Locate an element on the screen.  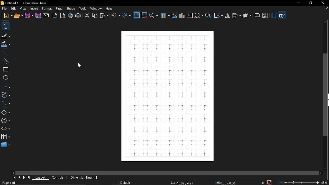
flowchart is located at coordinates (6, 136).